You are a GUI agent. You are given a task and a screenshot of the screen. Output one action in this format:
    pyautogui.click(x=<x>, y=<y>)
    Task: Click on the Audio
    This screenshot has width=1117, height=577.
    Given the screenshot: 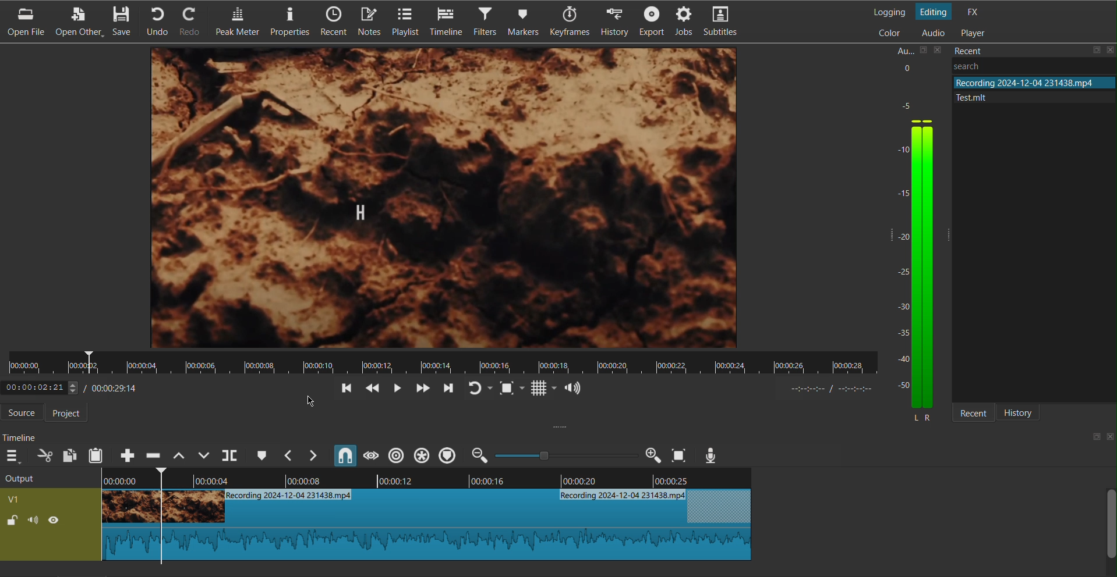 What is the action you would take?
    pyautogui.click(x=932, y=33)
    